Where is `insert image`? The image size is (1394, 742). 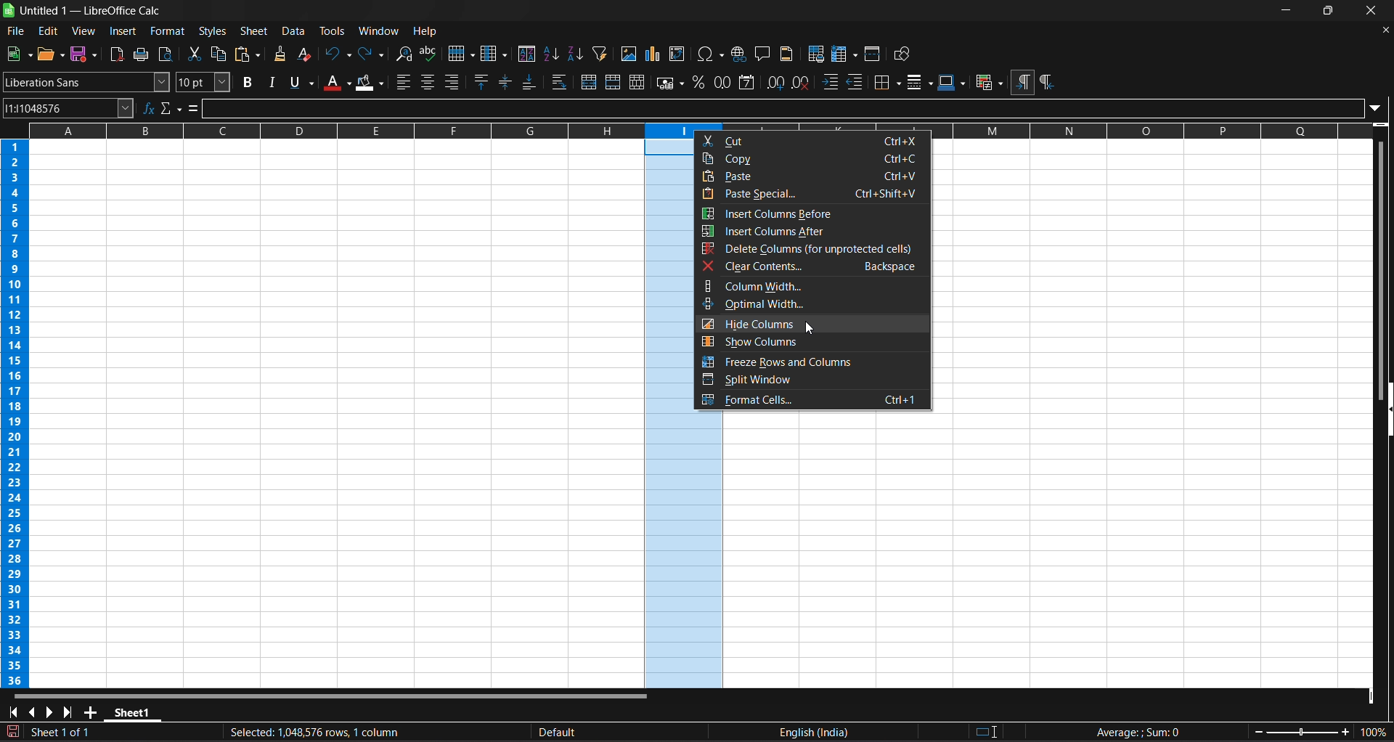 insert image is located at coordinates (629, 54).